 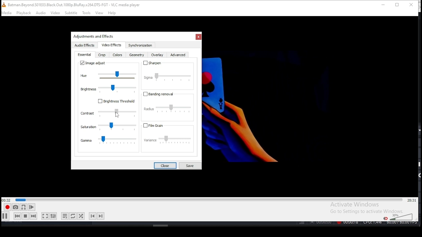 What do you see at coordinates (73, 4) in the screenshot?
I see `icon and filename` at bounding box center [73, 4].